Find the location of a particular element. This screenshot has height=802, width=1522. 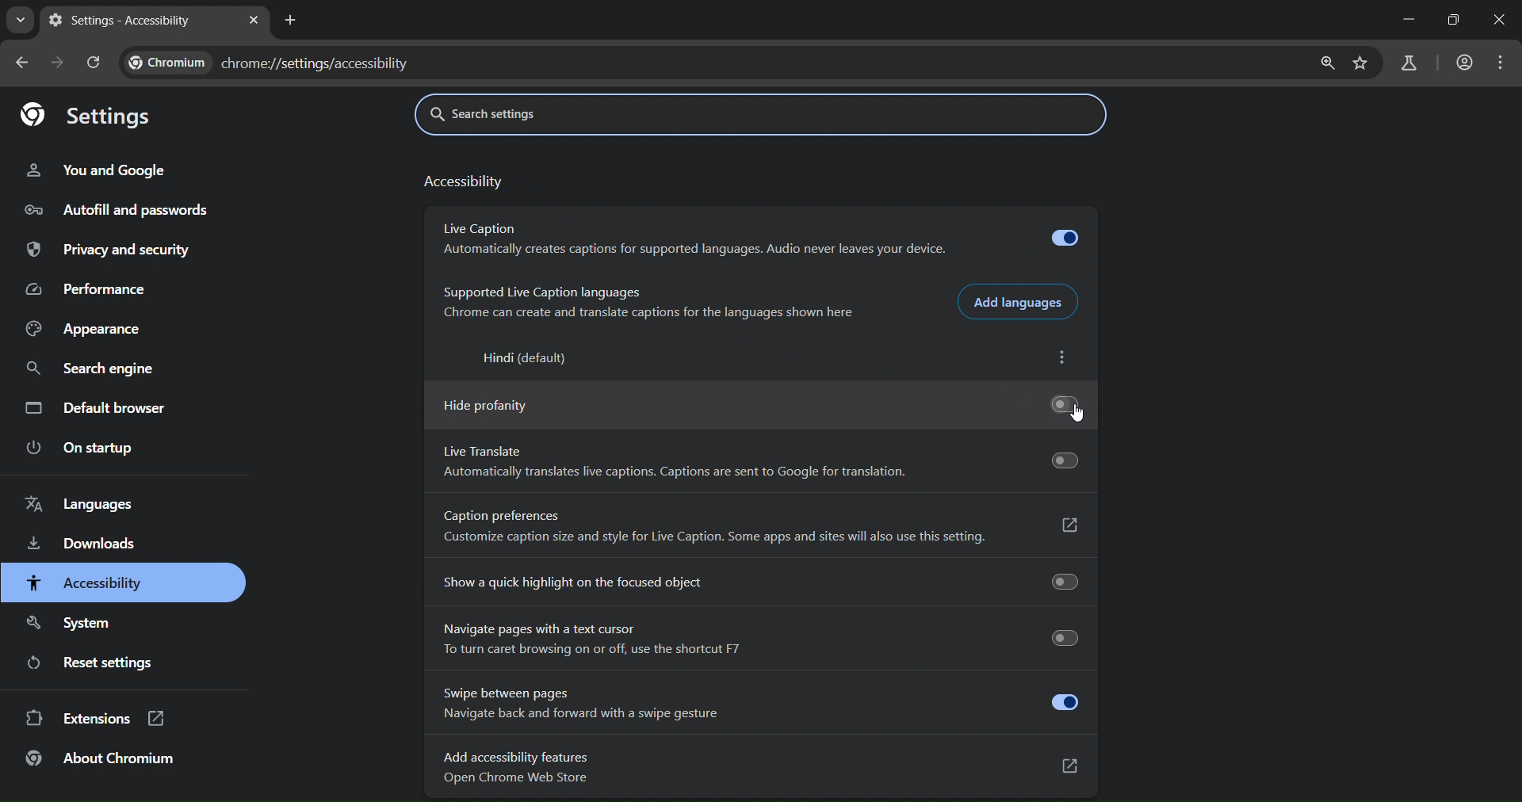

close tab is located at coordinates (253, 21).